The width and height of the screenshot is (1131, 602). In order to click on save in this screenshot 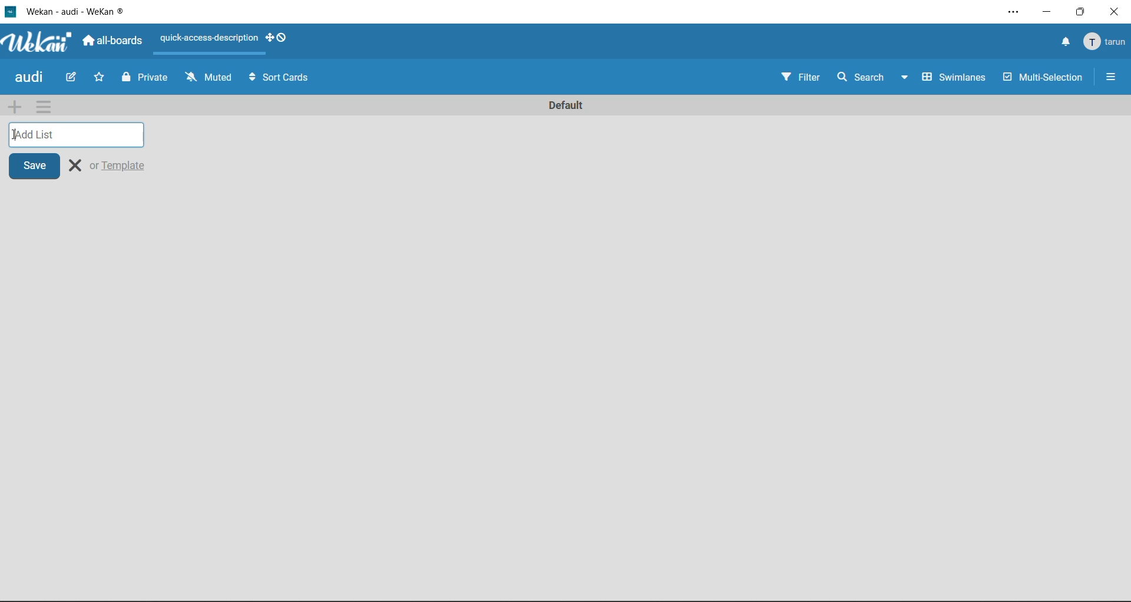, I will do `click(34, 167)`.